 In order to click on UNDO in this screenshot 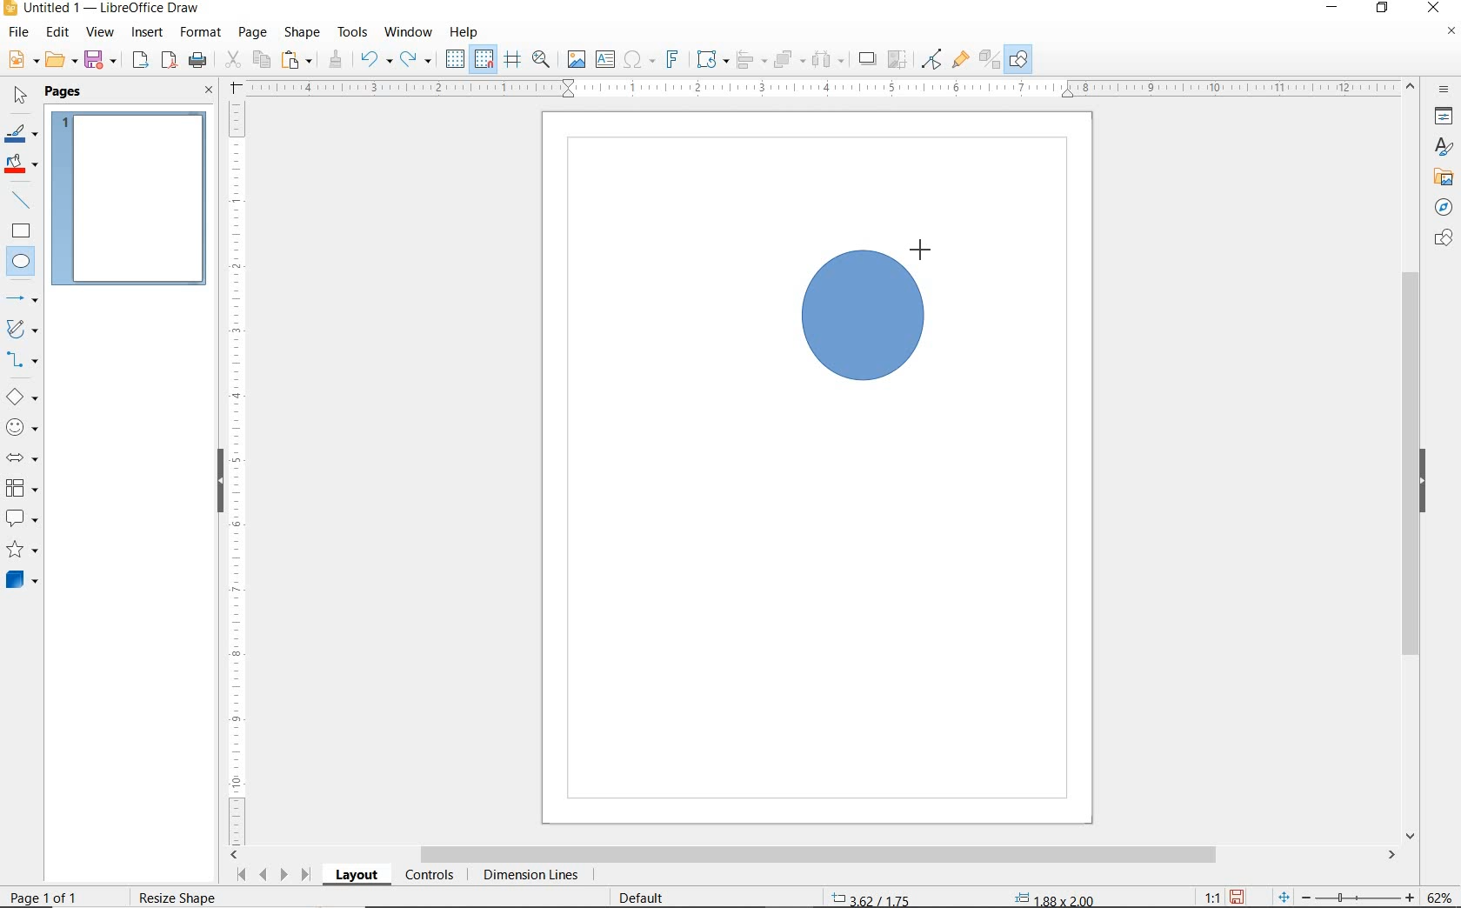, I will do `click(376, 61)`.